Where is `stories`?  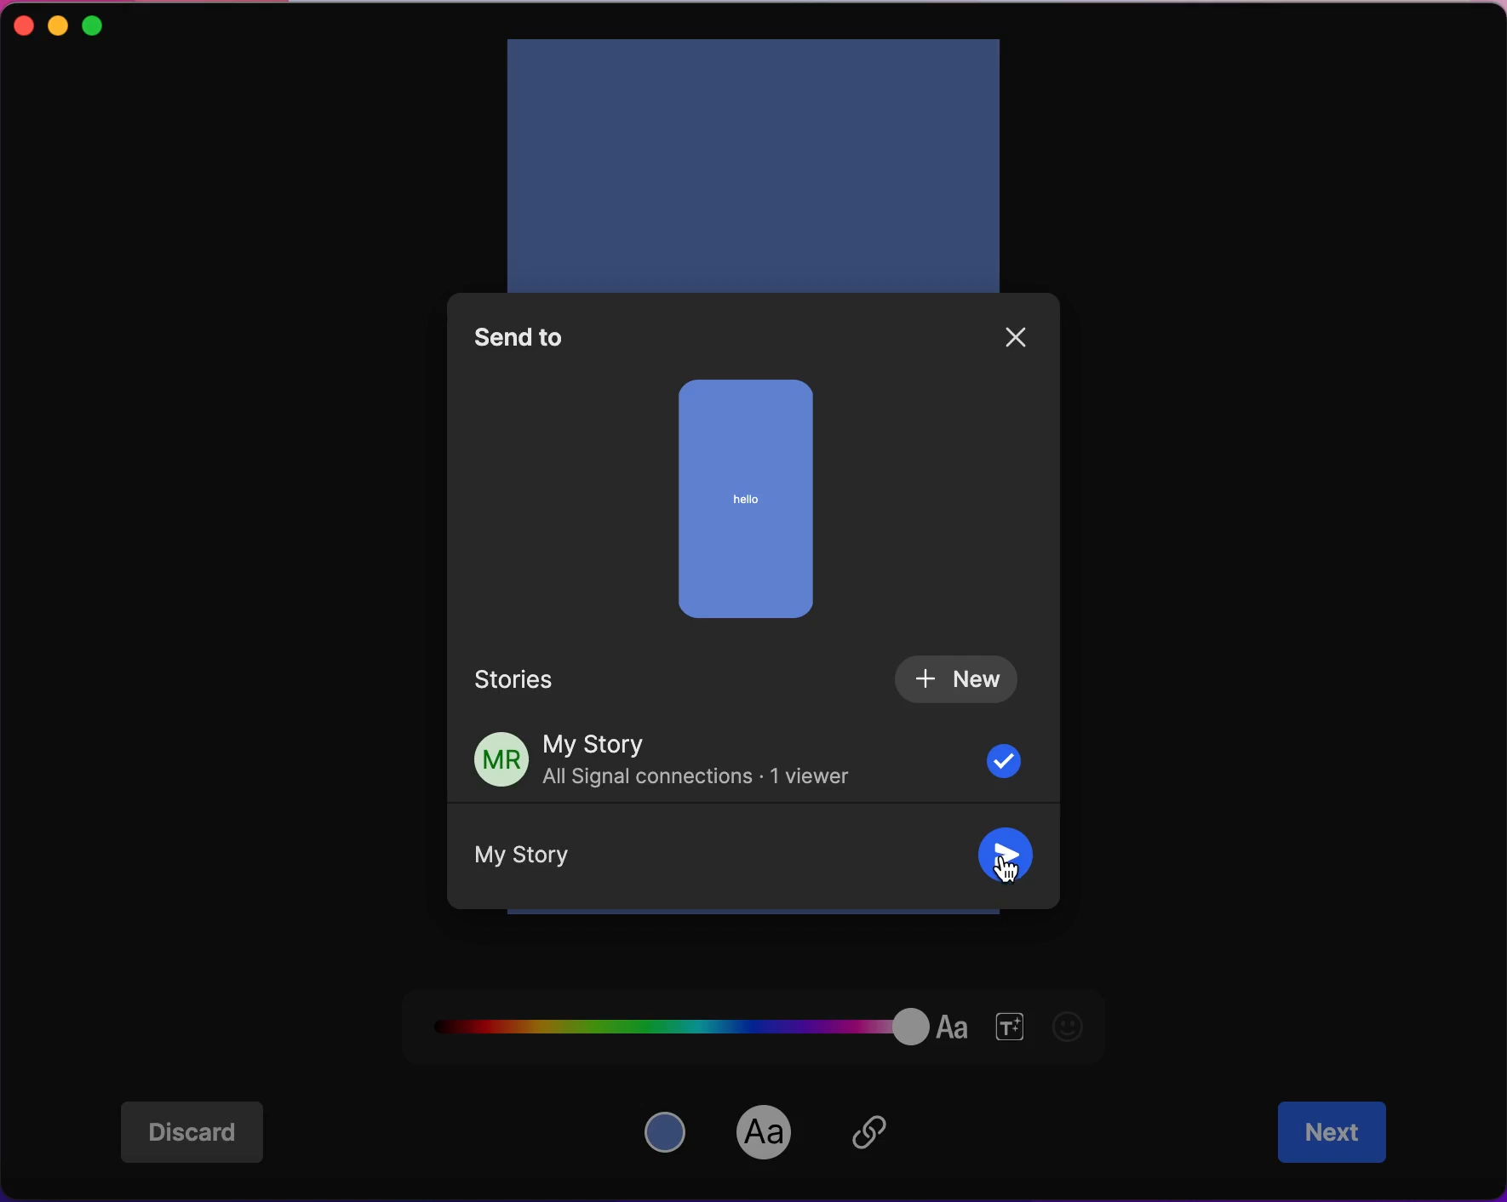
stories is located at coordinates (518, 682).